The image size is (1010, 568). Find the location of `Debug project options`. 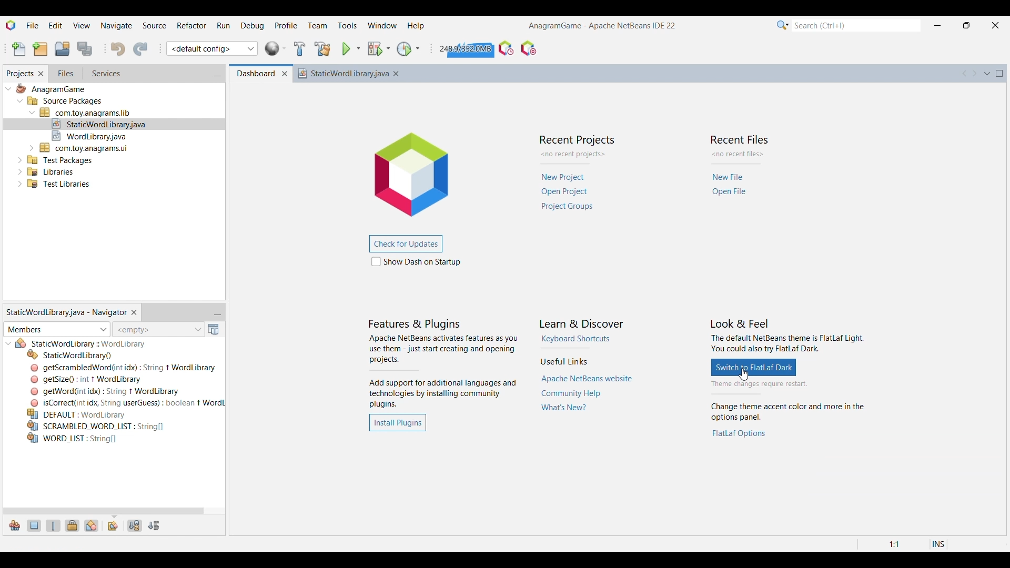

Debug project options is located at coordinates (388, 48).